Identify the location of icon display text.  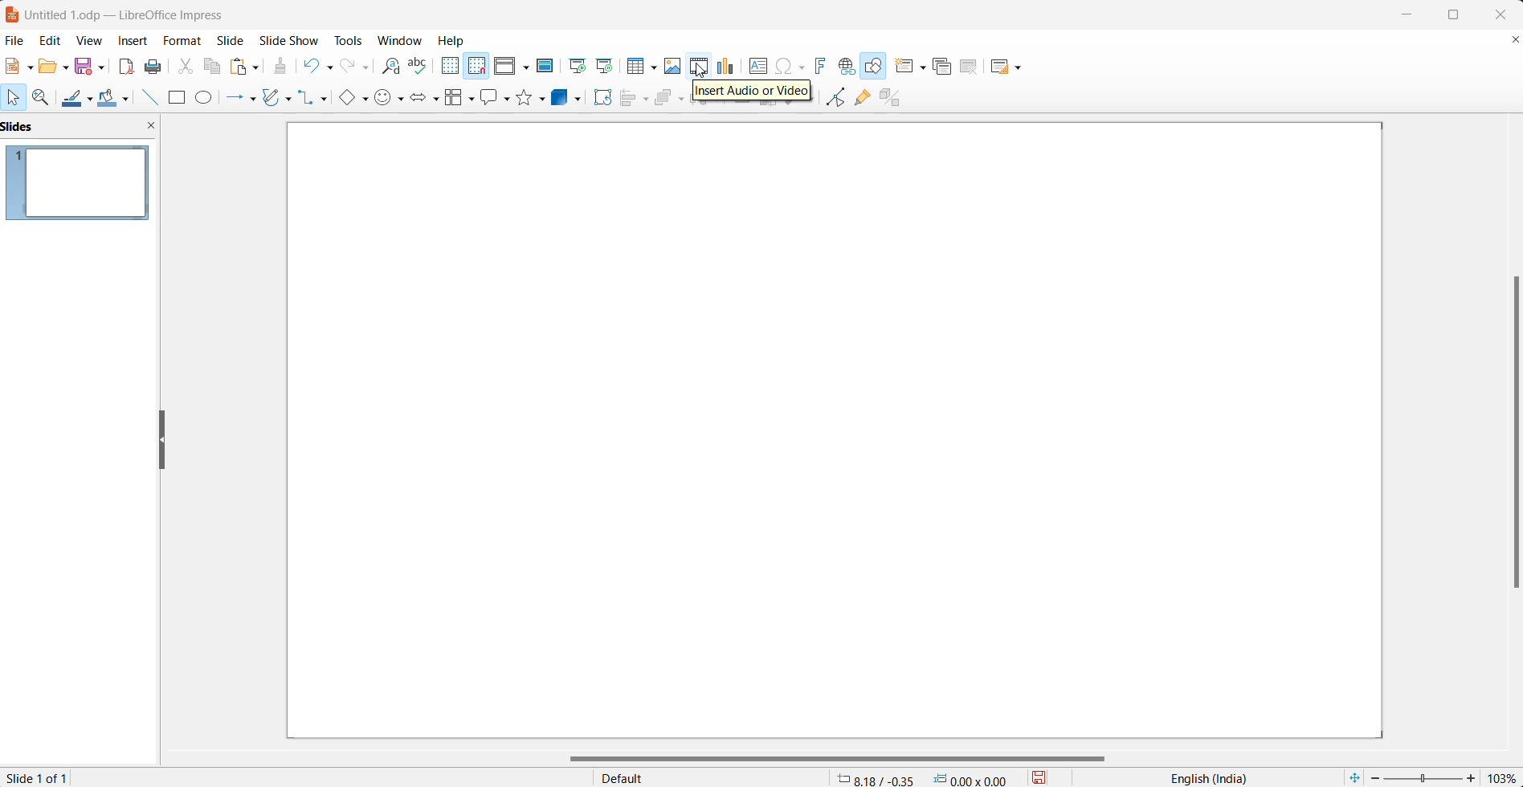
(754, 92).